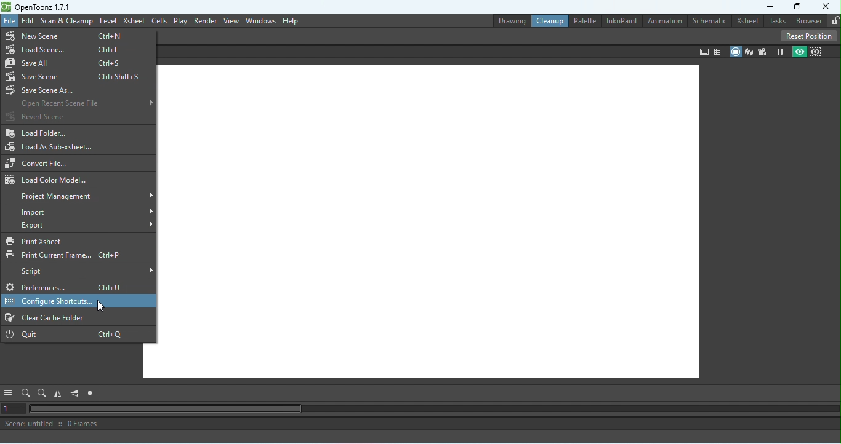  I want to click on Level, so click(108, 20).